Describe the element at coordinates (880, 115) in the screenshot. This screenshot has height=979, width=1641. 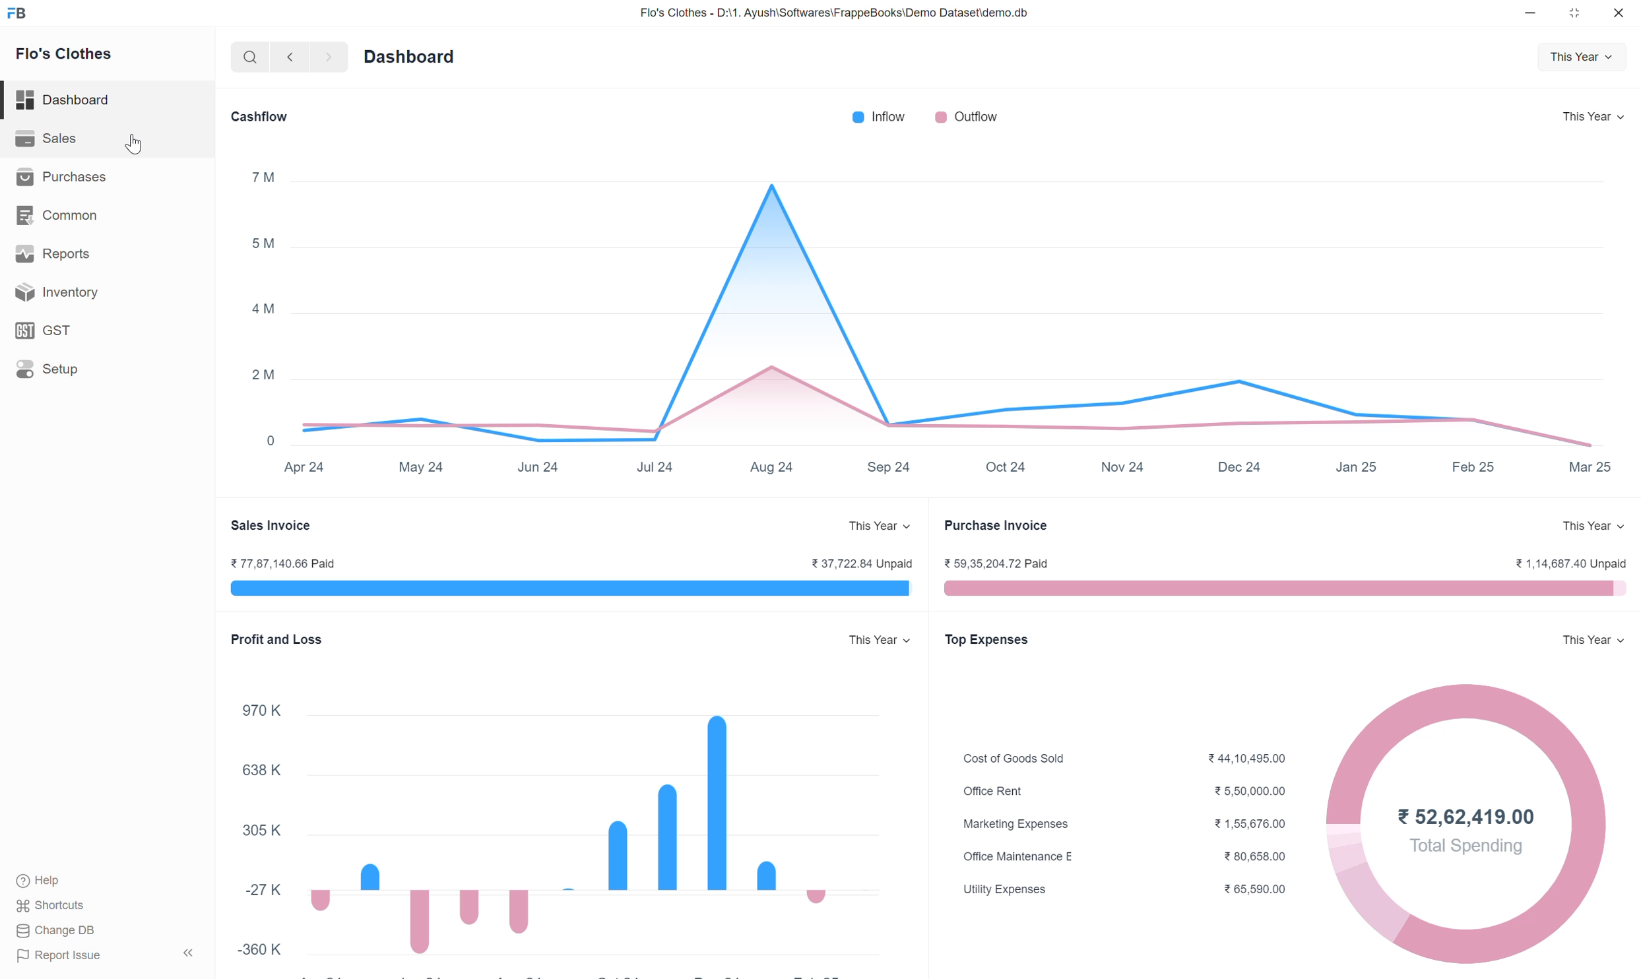
I see `Inflow` at that location.